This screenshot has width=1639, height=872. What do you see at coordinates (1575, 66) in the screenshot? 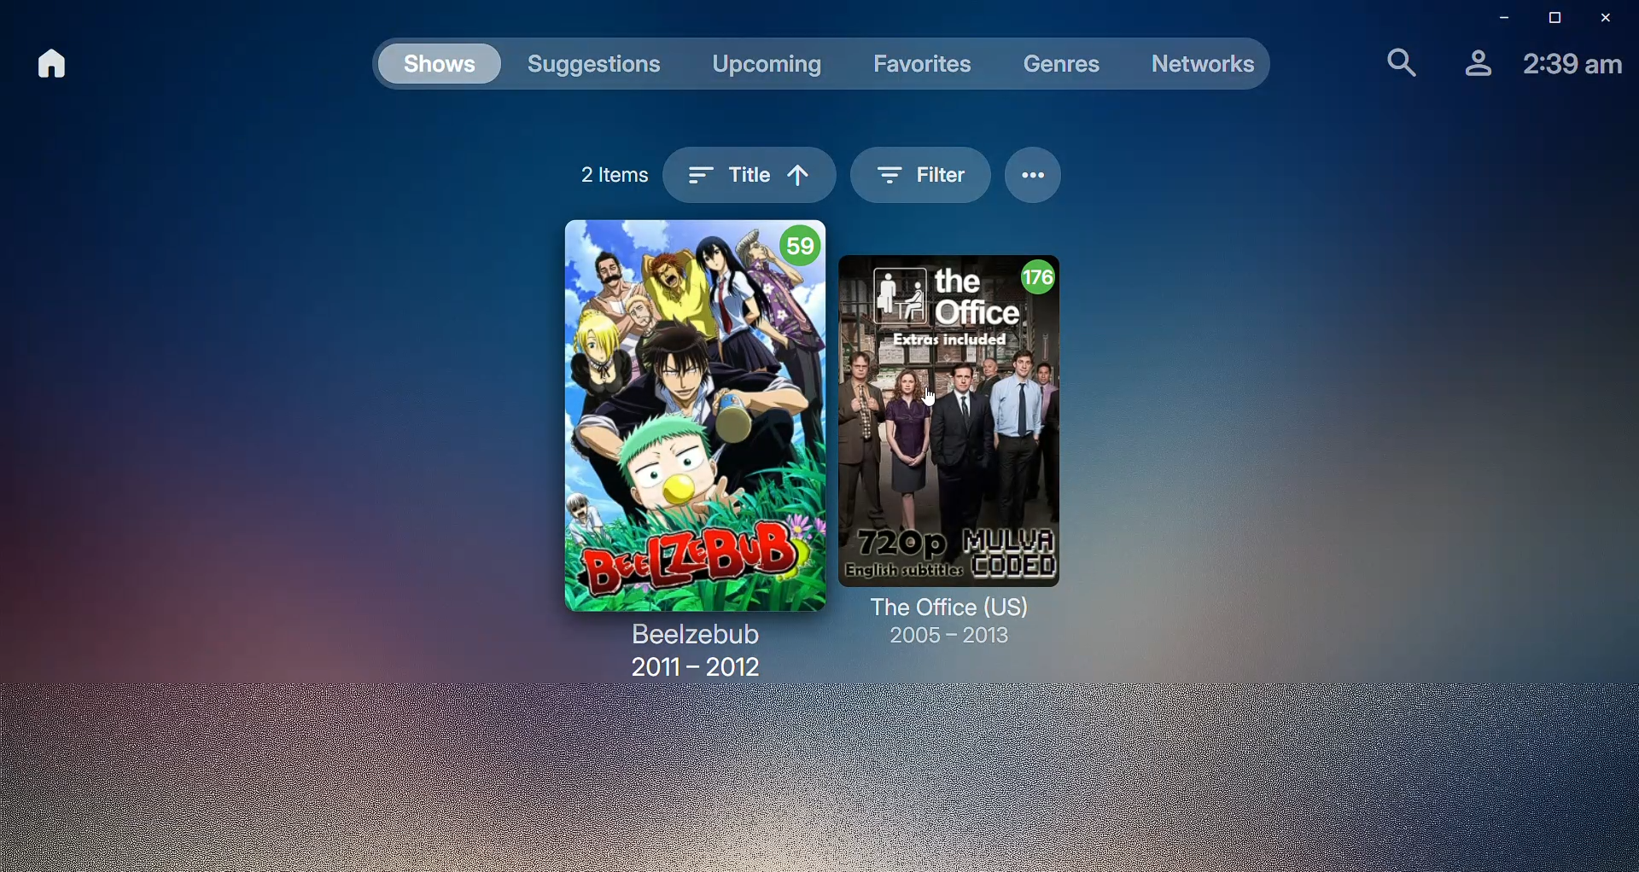
I see `Time` at bounding box center [1575, 66].